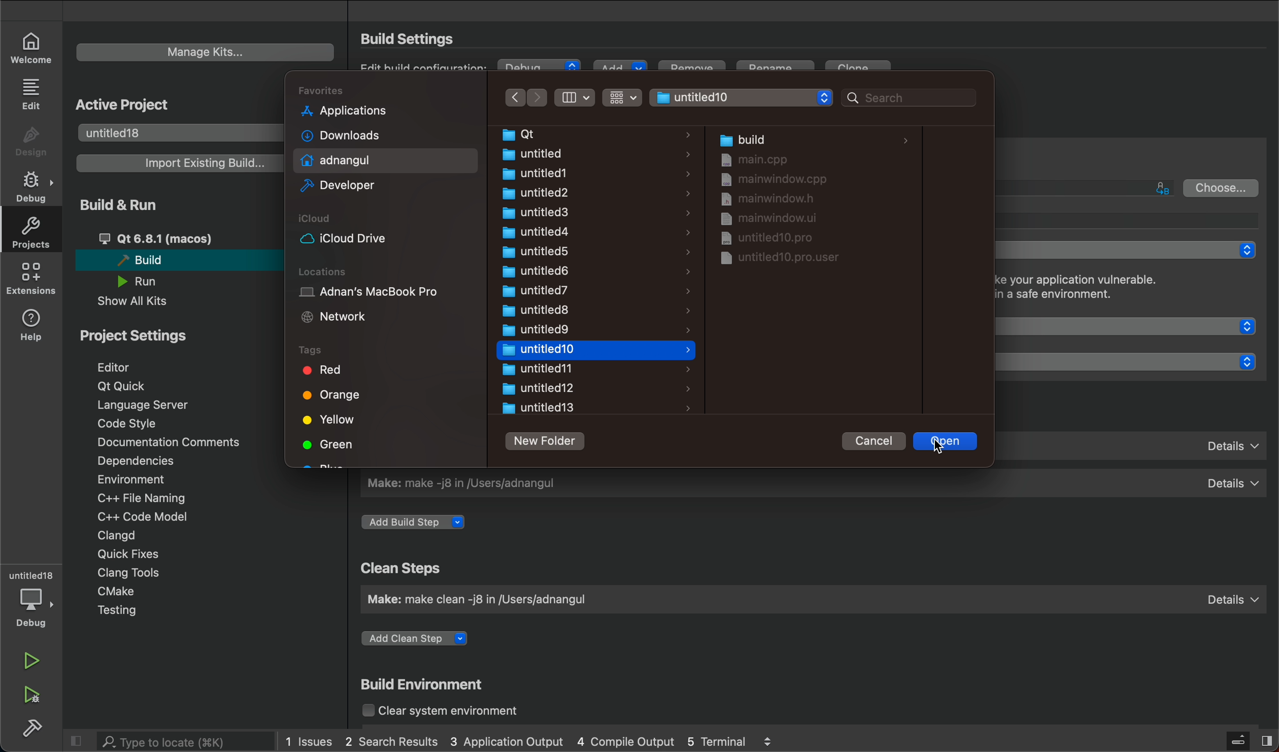  Describe the element at coordinates (341, 238) in the screenshot. I see `iCloud Drive` at that location.